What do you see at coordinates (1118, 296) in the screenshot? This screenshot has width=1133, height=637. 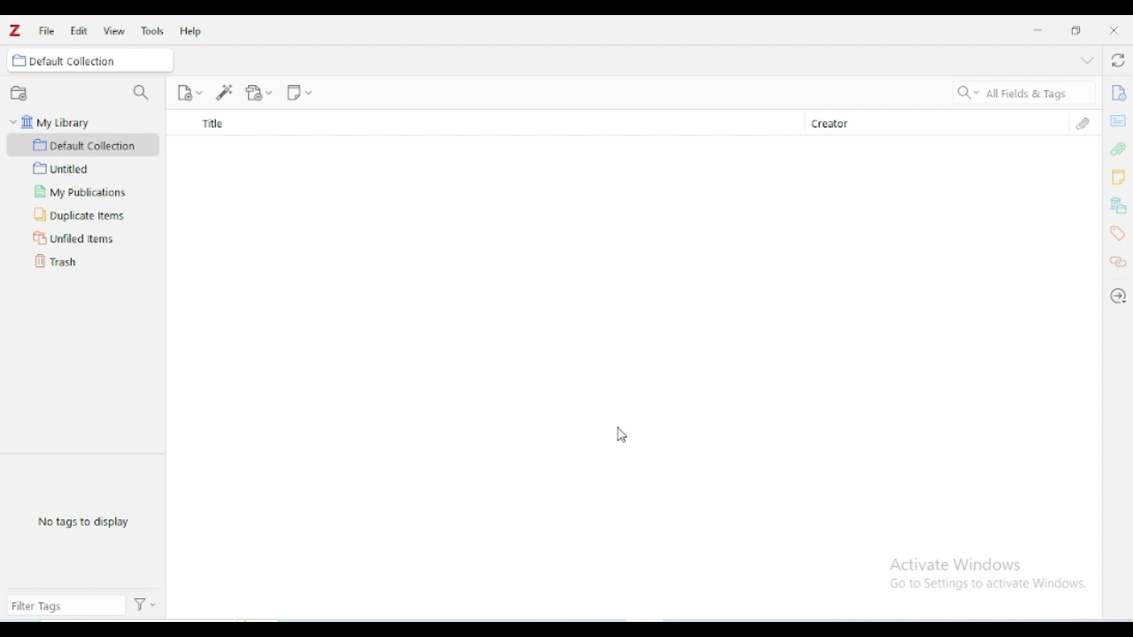 I see `locate` at bounding box center [1118, 296].